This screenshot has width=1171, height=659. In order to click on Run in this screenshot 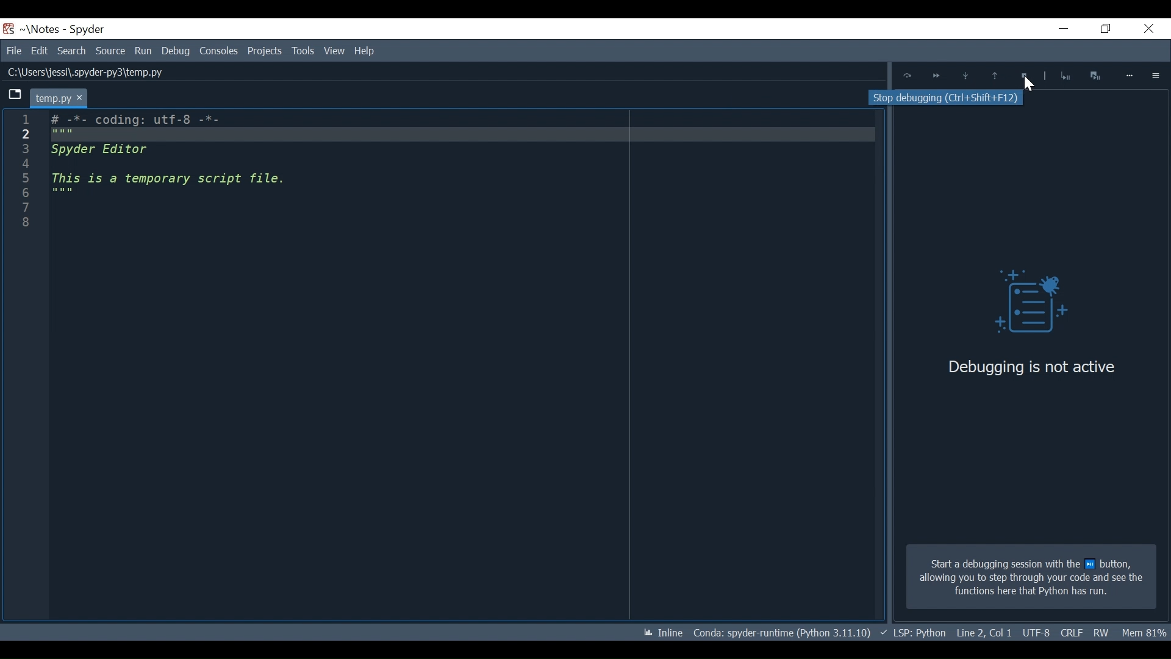, I will do `click(144, 51)`.